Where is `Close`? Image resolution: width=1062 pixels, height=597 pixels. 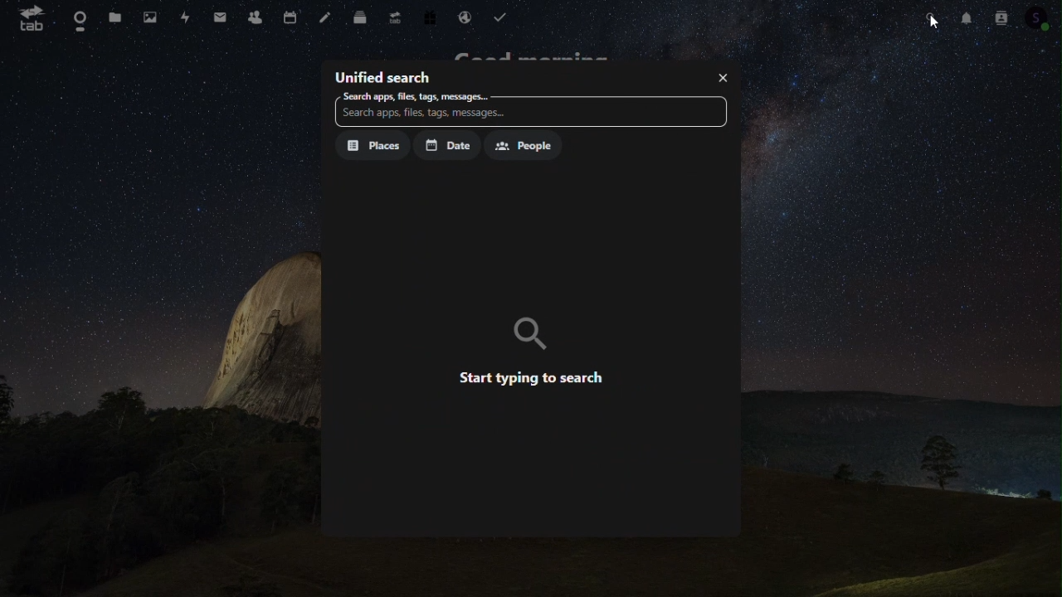 Close is located at coordinates (722, 75).